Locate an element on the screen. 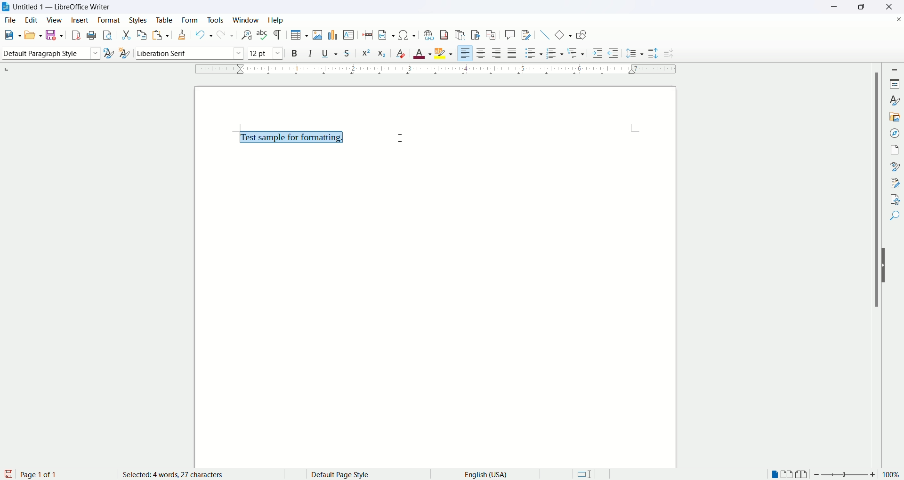 The width and height of the screenshot is (904, 480). minimize is located at coordinates (836, 7).